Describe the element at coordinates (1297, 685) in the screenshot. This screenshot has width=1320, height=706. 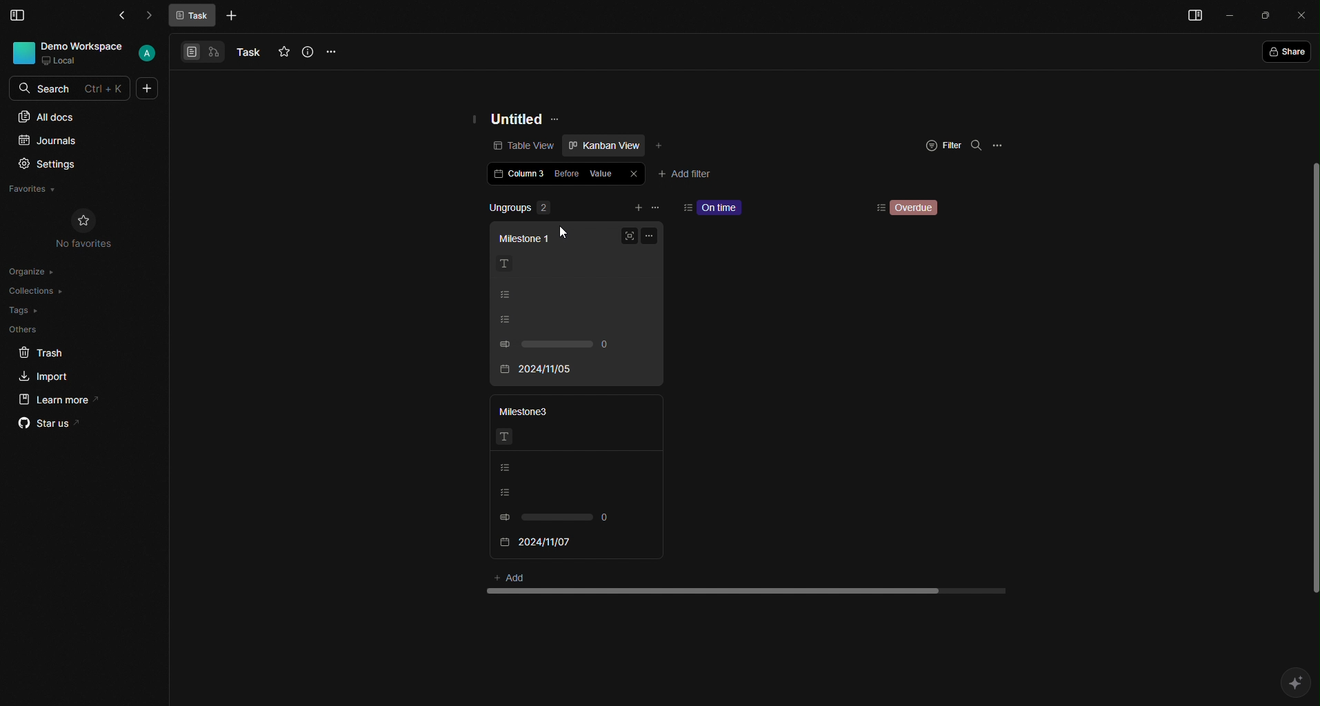
I see `AI` at that location.